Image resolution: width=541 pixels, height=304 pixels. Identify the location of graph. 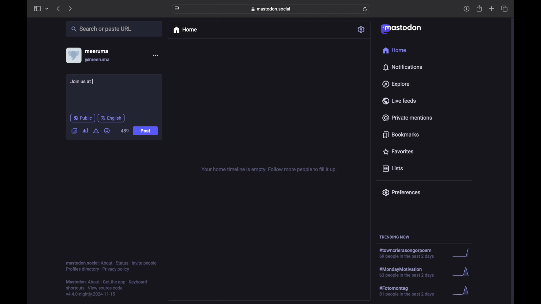
(463, 291).